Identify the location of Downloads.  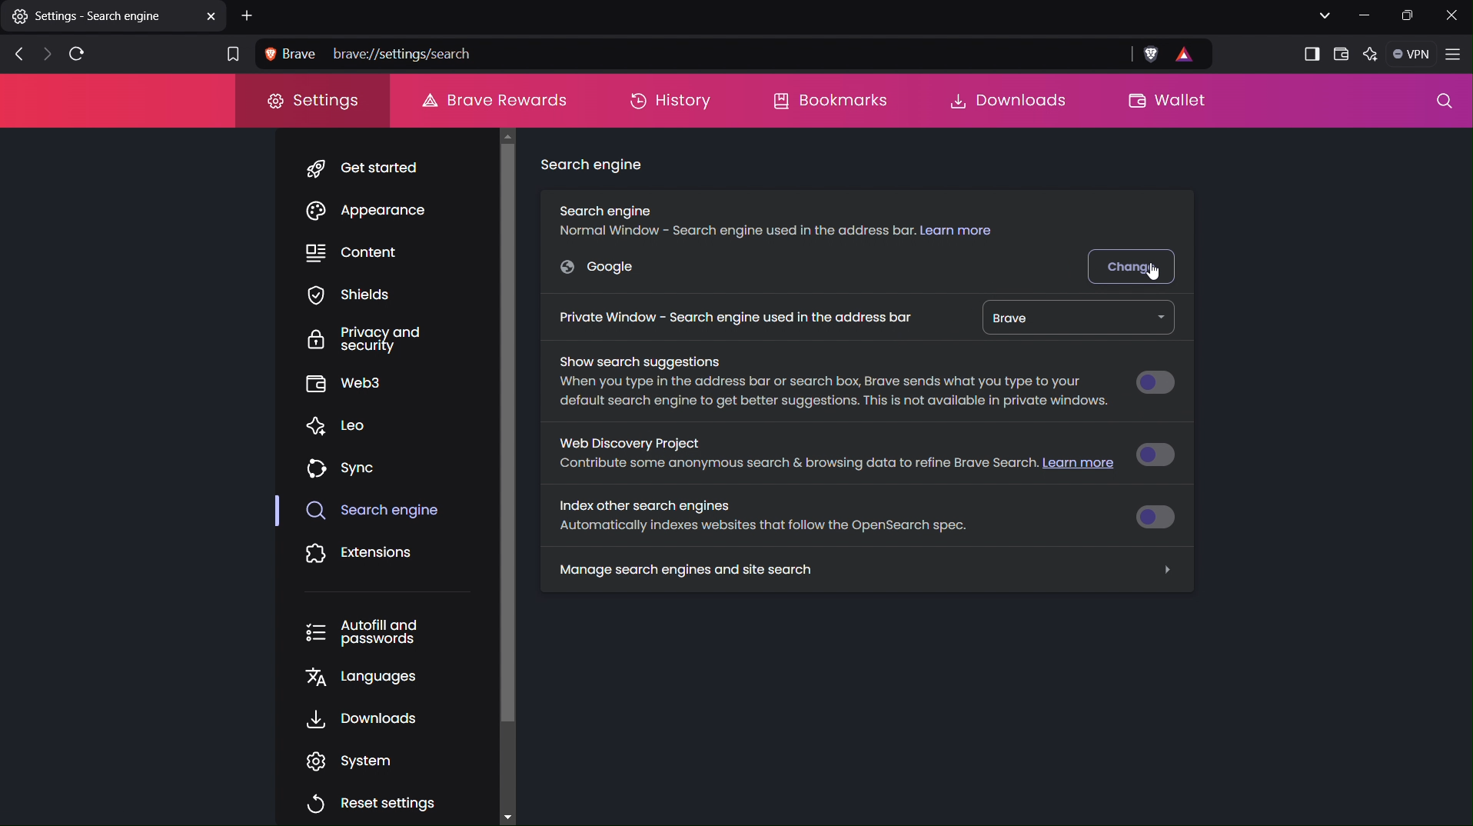
(1001, 100).